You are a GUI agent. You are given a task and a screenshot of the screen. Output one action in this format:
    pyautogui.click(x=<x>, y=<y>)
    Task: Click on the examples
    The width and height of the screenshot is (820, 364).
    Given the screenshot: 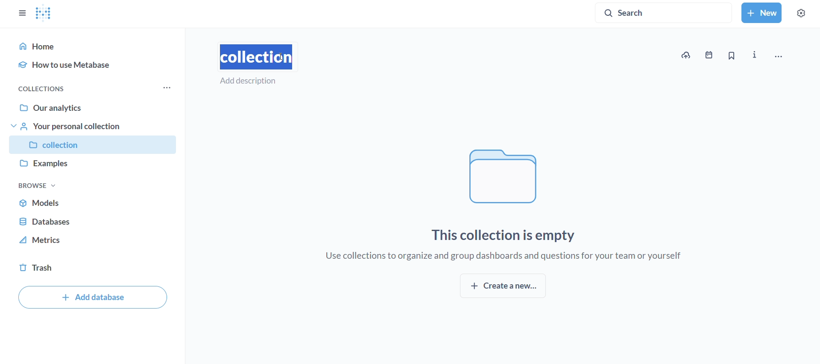 What is the action you would take?
    pyautogui.click(x=96, y=166)
    